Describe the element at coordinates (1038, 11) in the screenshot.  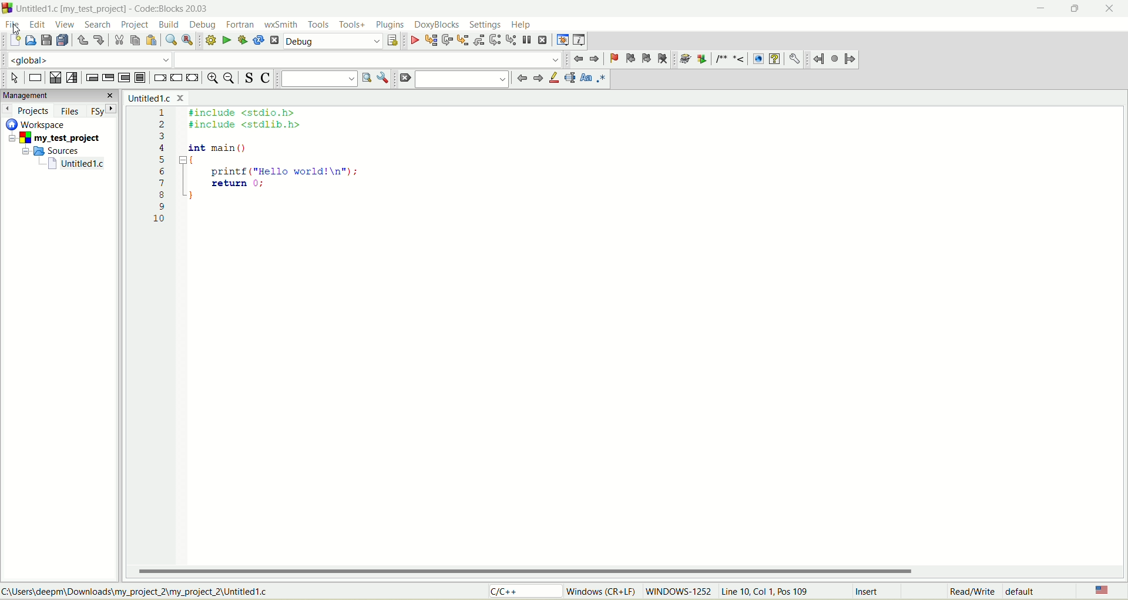
I see `minimize` at that location.